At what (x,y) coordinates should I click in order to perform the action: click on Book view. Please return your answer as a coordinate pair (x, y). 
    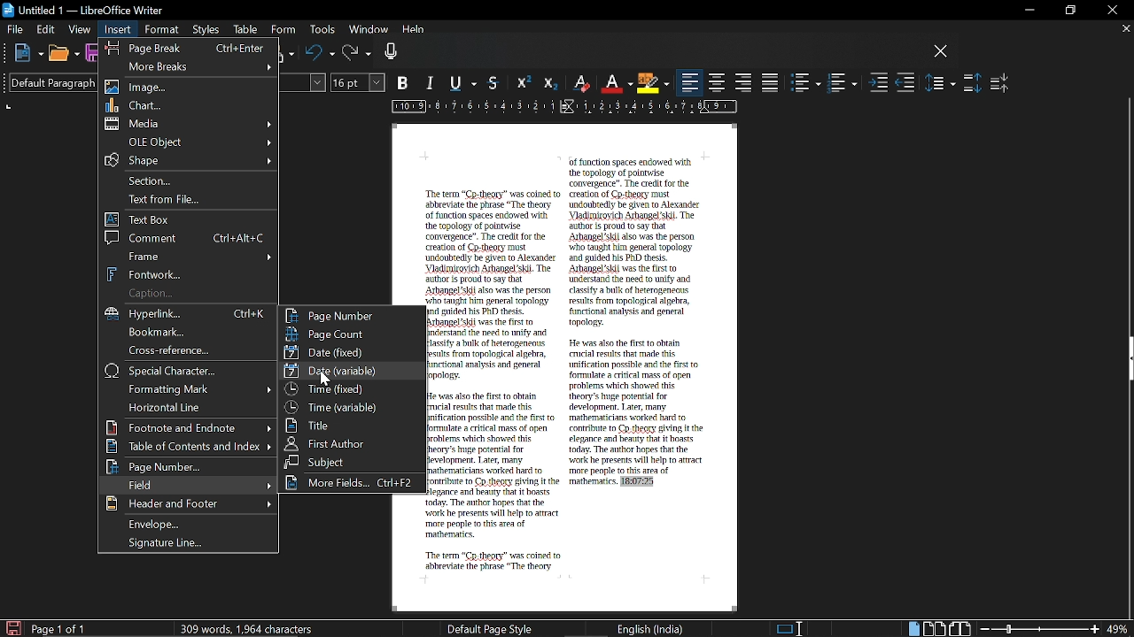
    Looking at the image, I should click on (961, 628).